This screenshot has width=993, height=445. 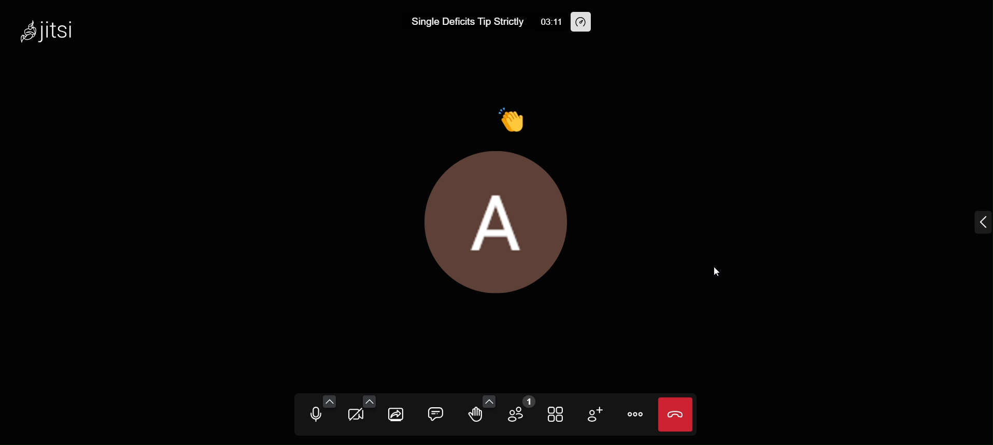 I want to click on jitsi, so click(x=60, y=31).